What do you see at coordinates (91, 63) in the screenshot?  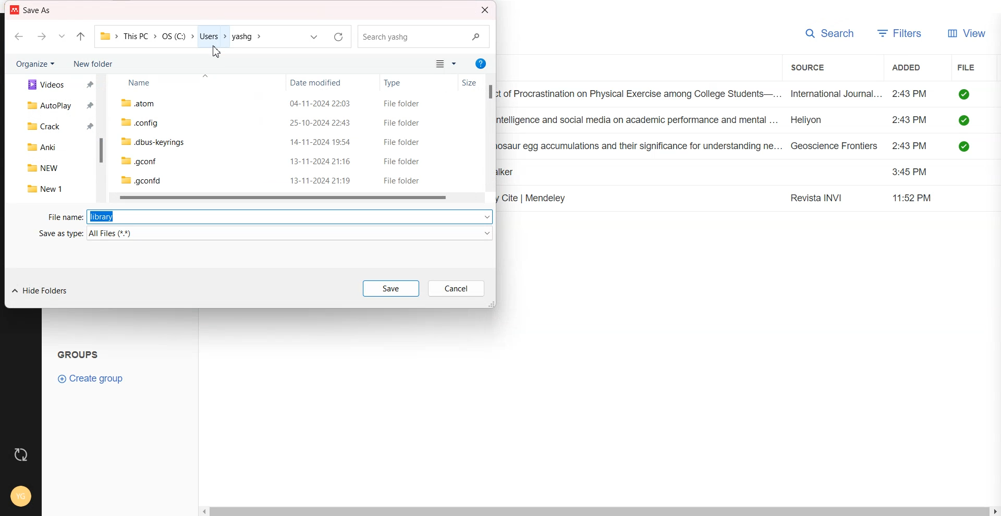 I see `New folder` at bounding box center [91, 63].